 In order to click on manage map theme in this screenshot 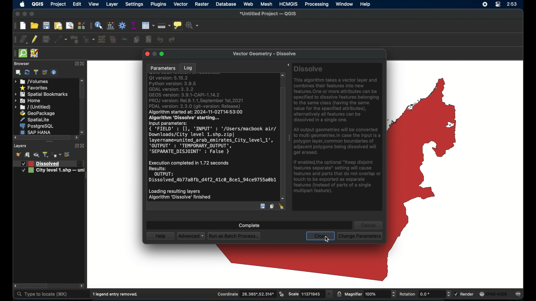, I will do `click(36, 156)`.